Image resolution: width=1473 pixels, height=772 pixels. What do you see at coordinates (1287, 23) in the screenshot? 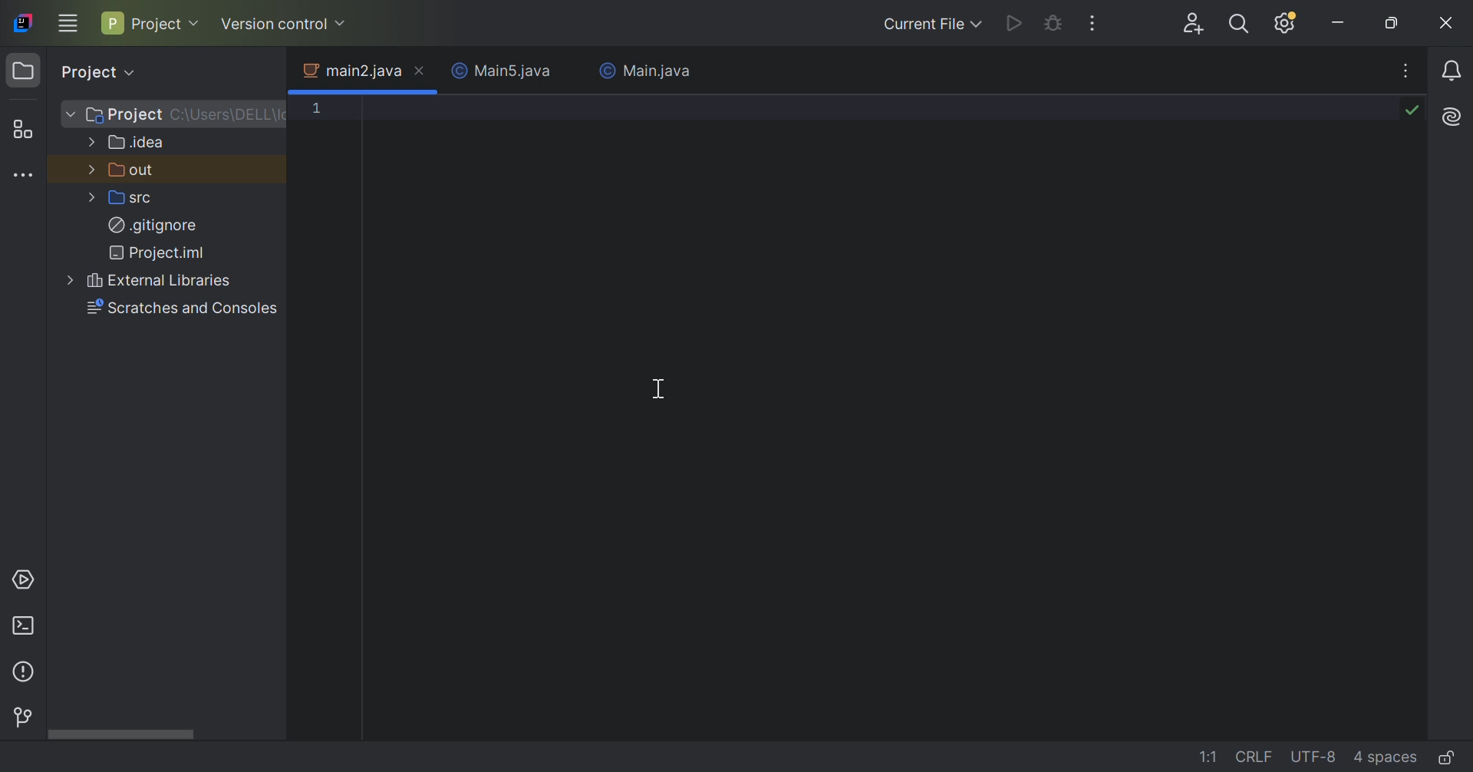
I see `Updates available. IDE and Project Settings.` at bounding box center [1287, 23].